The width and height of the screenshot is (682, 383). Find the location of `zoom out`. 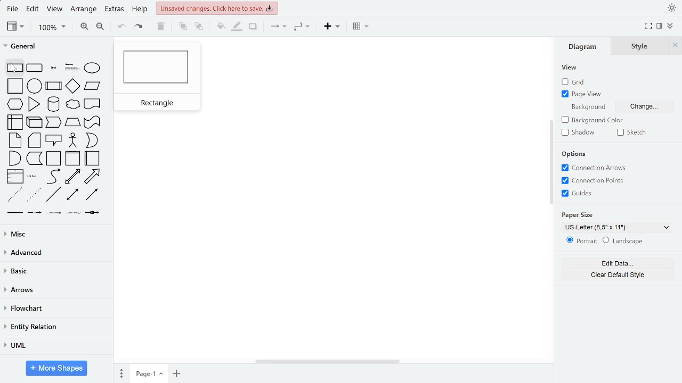

zoom out is located at coordinates (101, 28).